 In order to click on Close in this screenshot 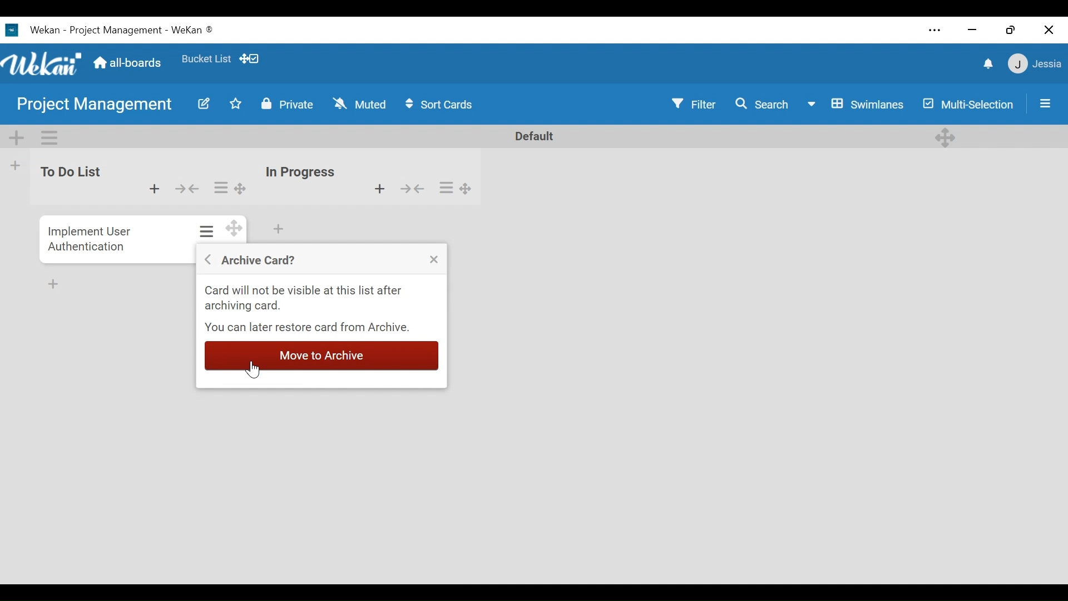, I will do `click(433, 261)`.